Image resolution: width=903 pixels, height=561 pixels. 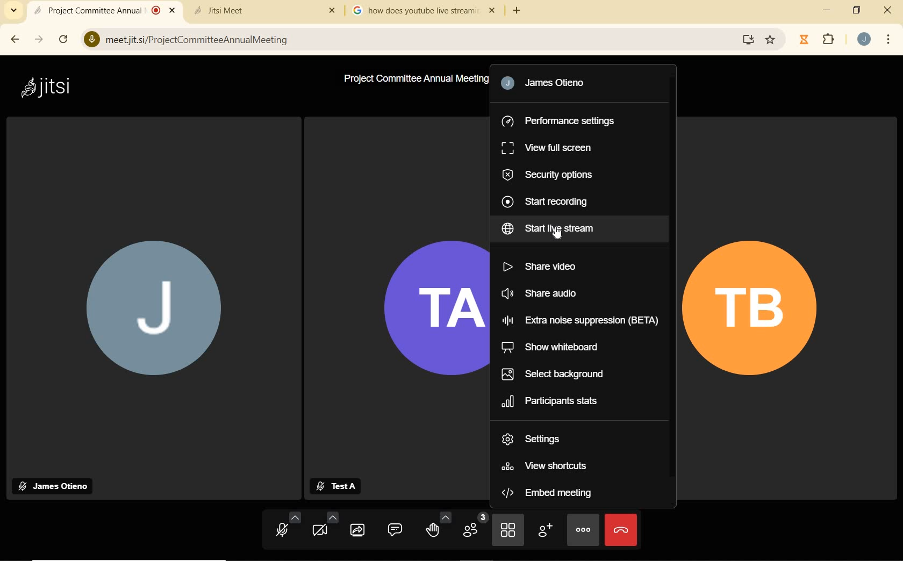 I want to click on forward, so click(x=39, y=39).